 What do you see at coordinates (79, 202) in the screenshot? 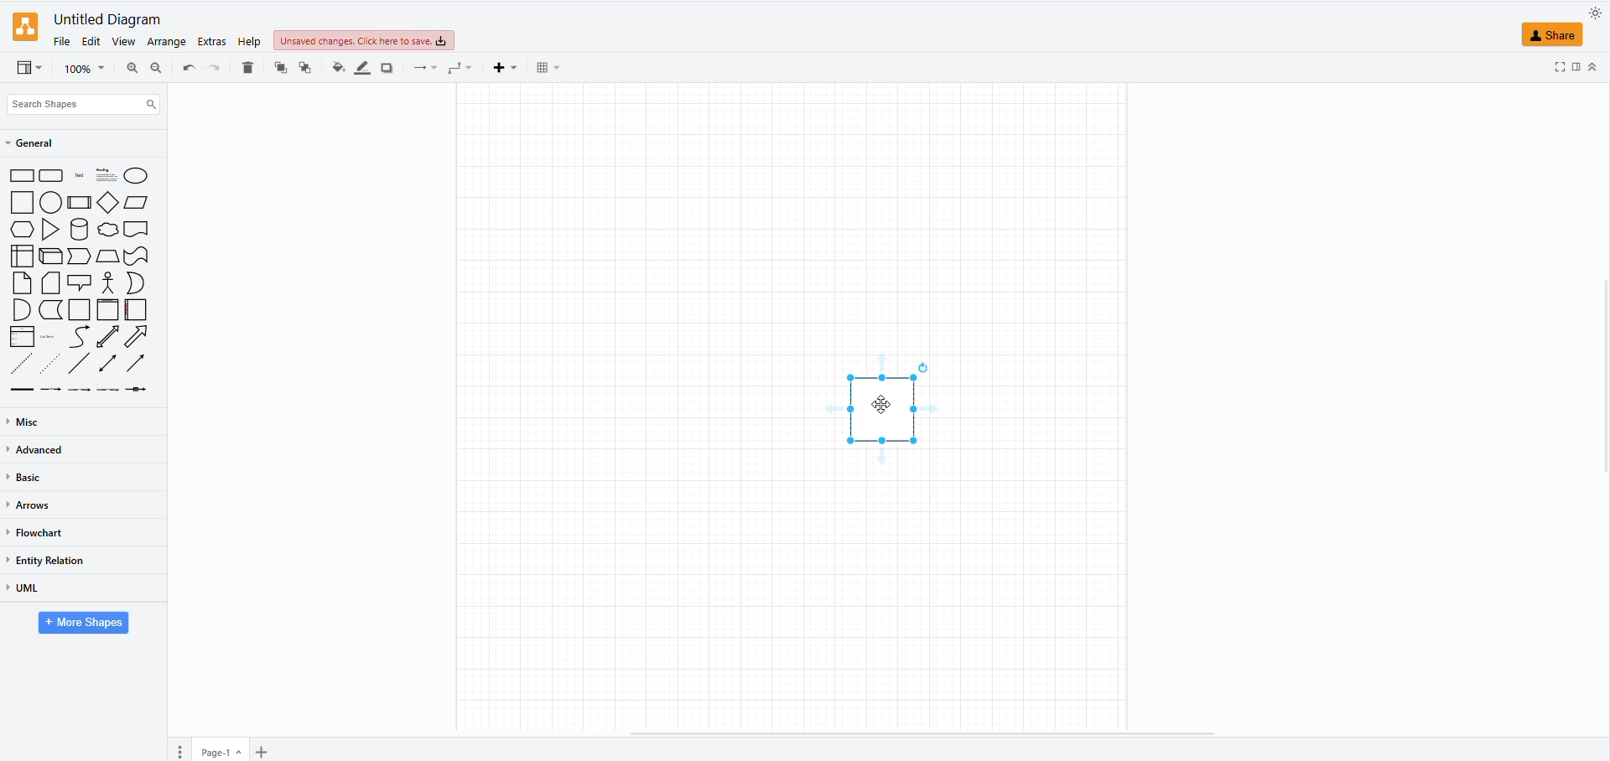
I see `process` at bounding box center [79, 202].